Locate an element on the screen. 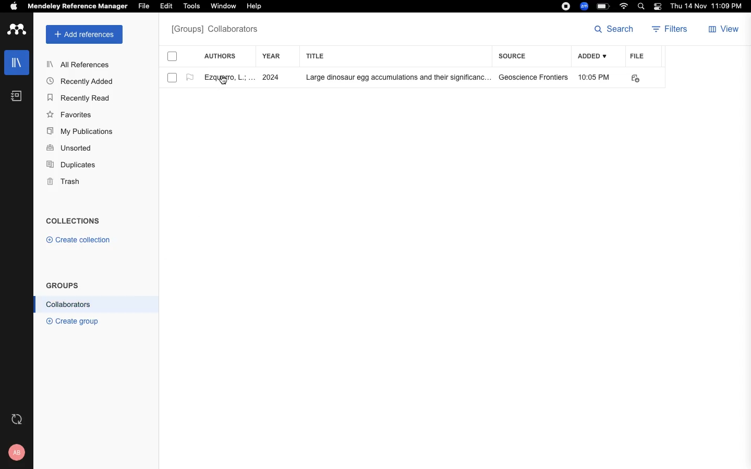  source is located at coordinates (514, 57).